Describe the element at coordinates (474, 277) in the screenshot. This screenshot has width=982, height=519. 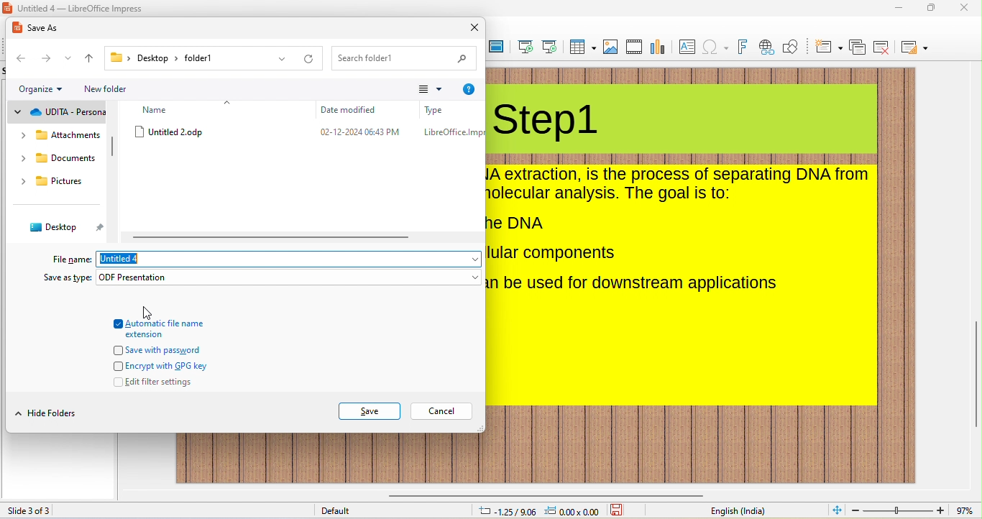
I see `drop down` at that location.